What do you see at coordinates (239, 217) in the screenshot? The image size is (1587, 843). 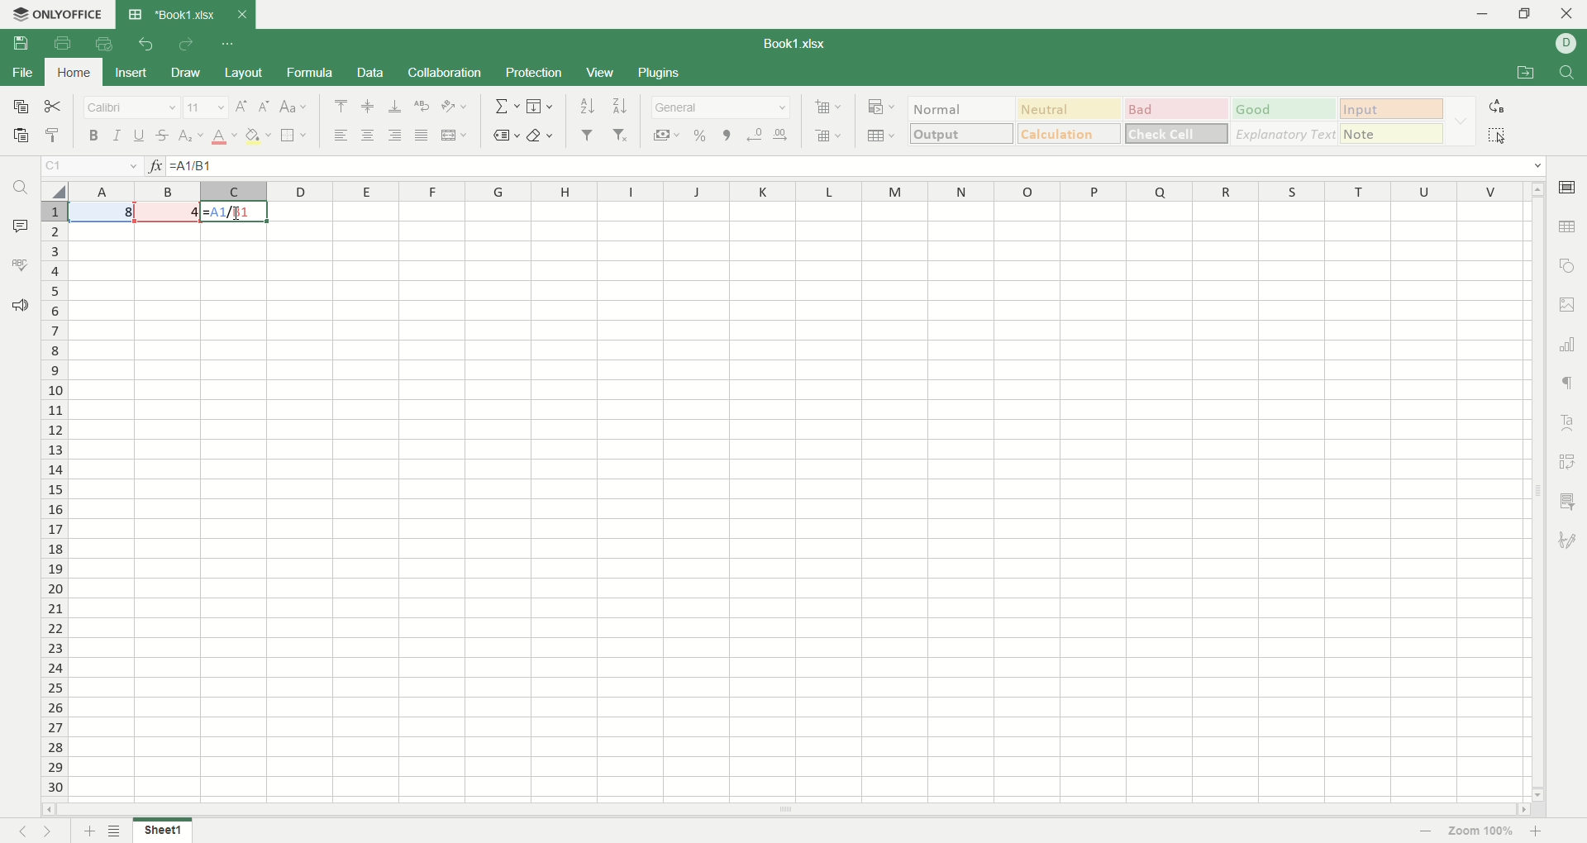 I see `cursor` at bounding box center [239, 217].